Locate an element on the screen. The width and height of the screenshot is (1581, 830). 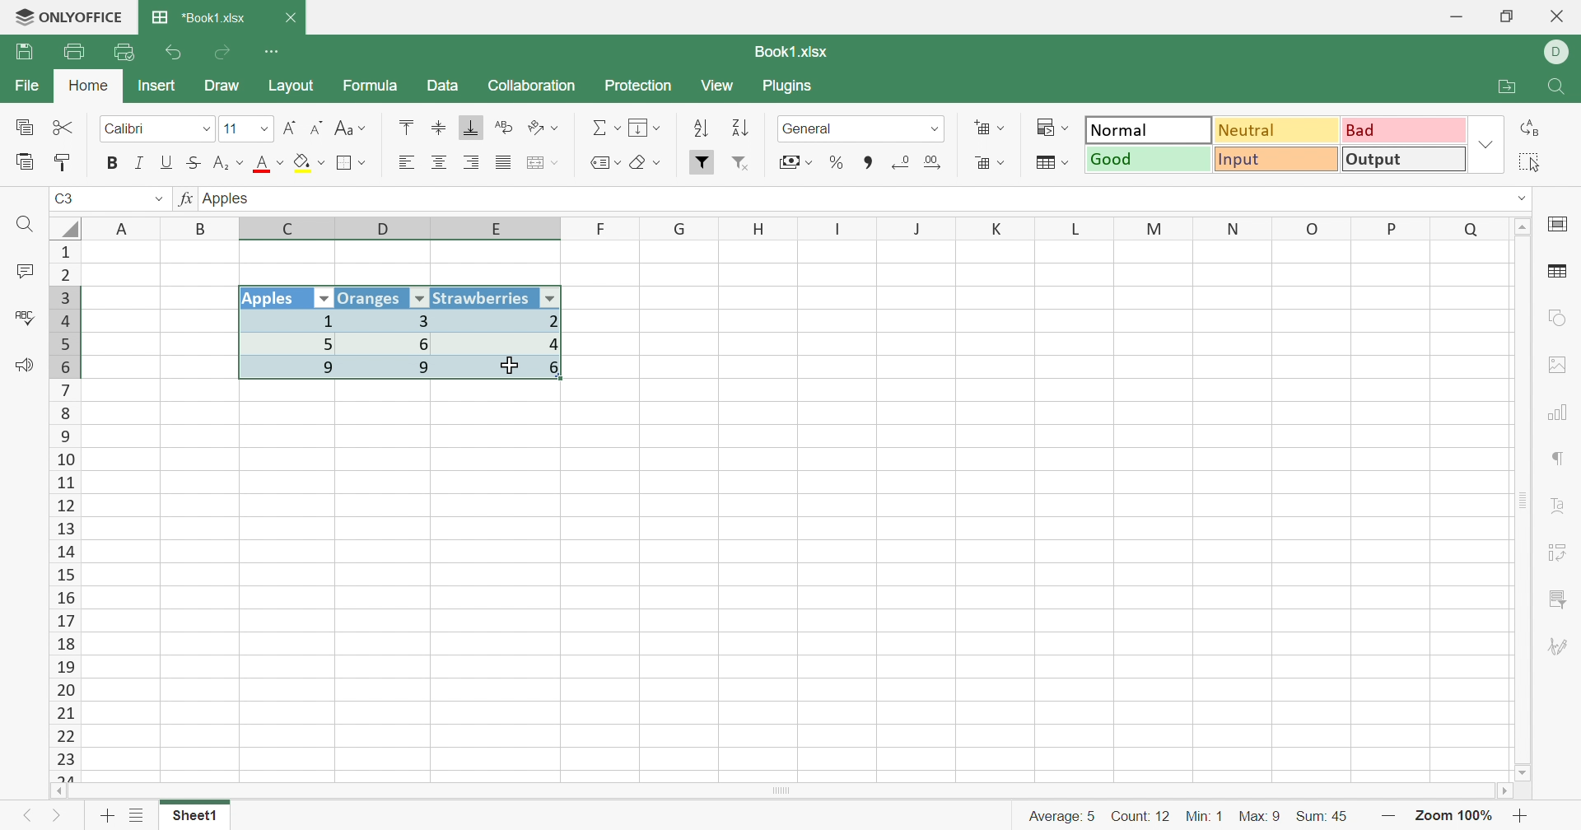
Scroll left is located at coordinates (59, 790).